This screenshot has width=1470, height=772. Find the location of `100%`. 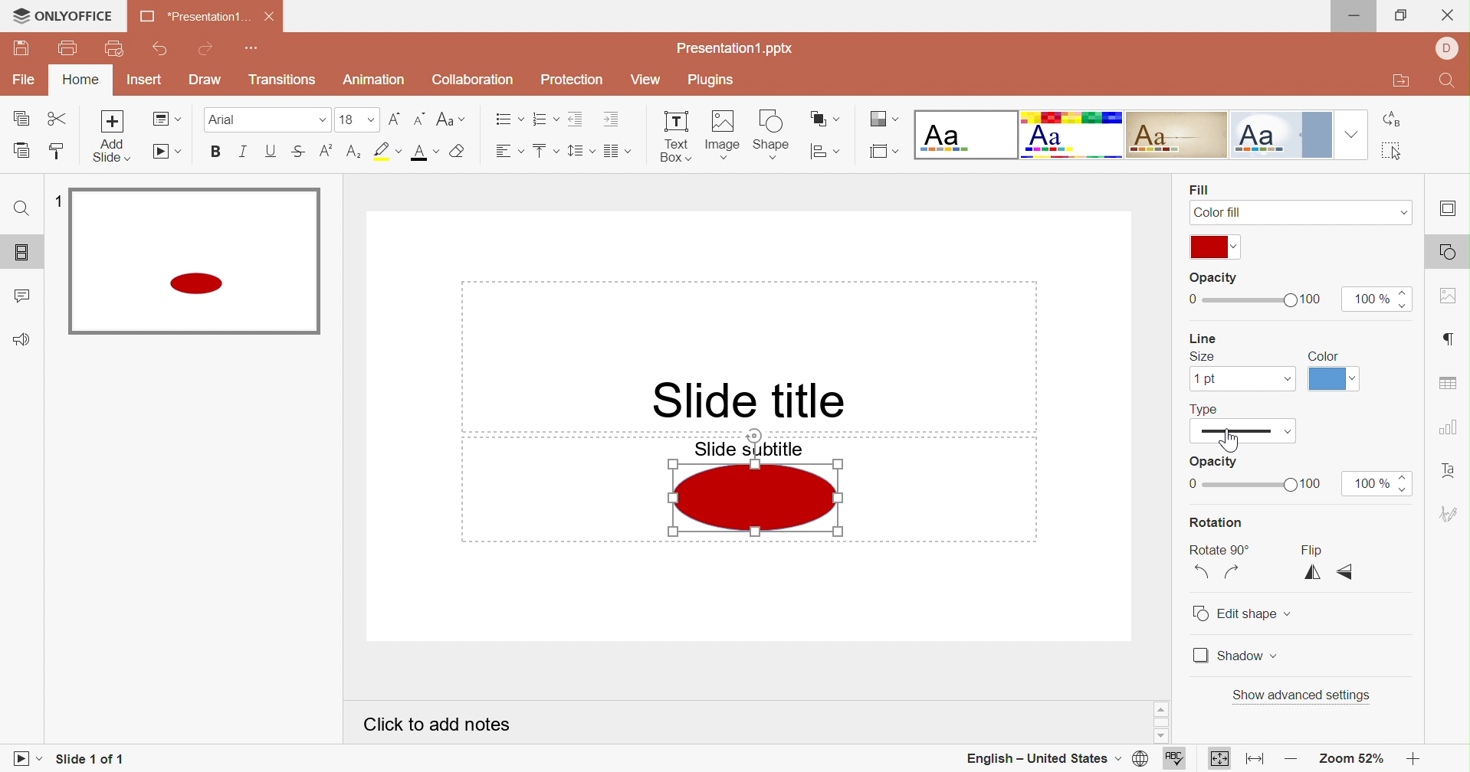

100% is located at coordinates (1380, 484).